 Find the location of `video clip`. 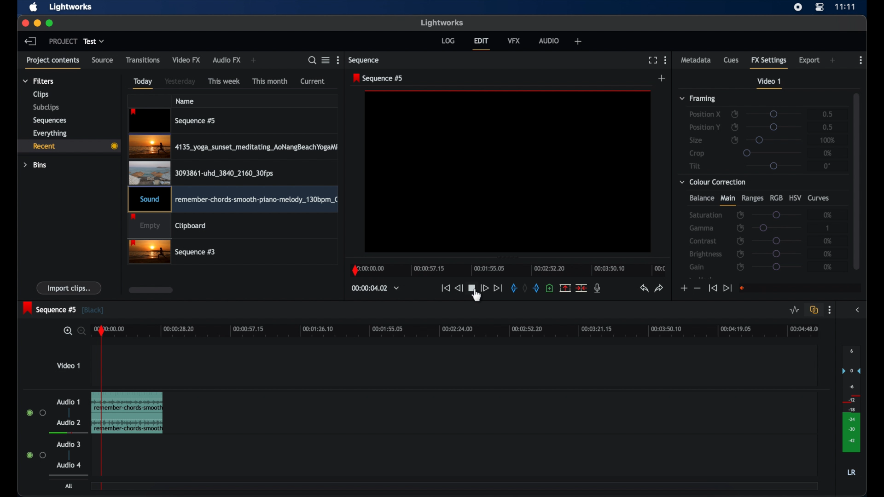

video clip is located at coordinates (173, 121).